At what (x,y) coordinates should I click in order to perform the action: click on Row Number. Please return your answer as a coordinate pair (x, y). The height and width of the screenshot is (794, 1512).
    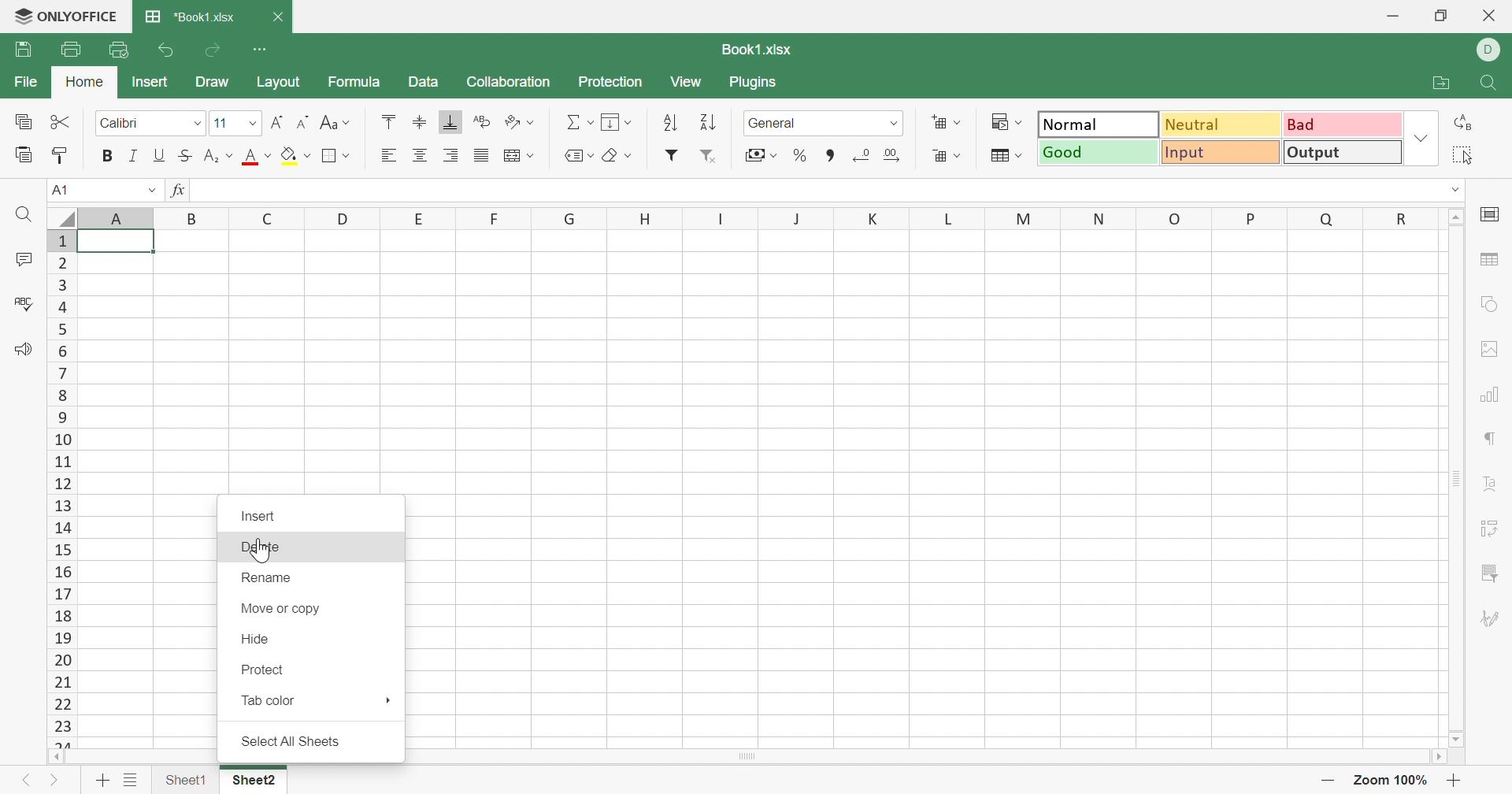
    Looking at the image, I should click on (62, 489).